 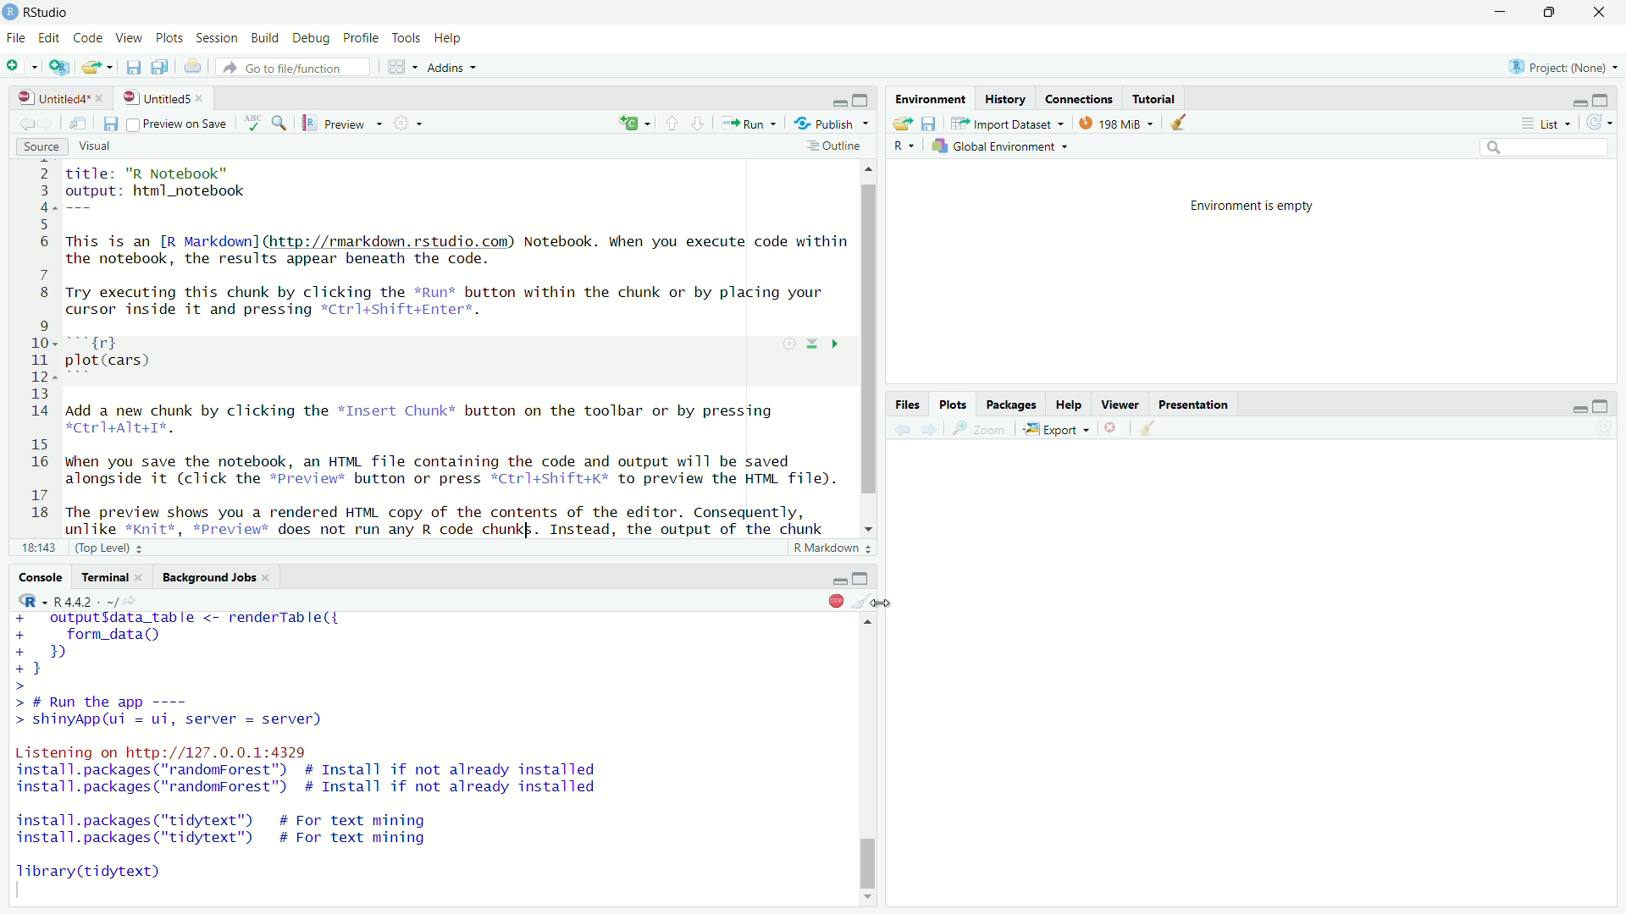 What do you see at coordinates (861, 578) in the screenshot?
I see `Maximize` at bounding box center [861, 578].